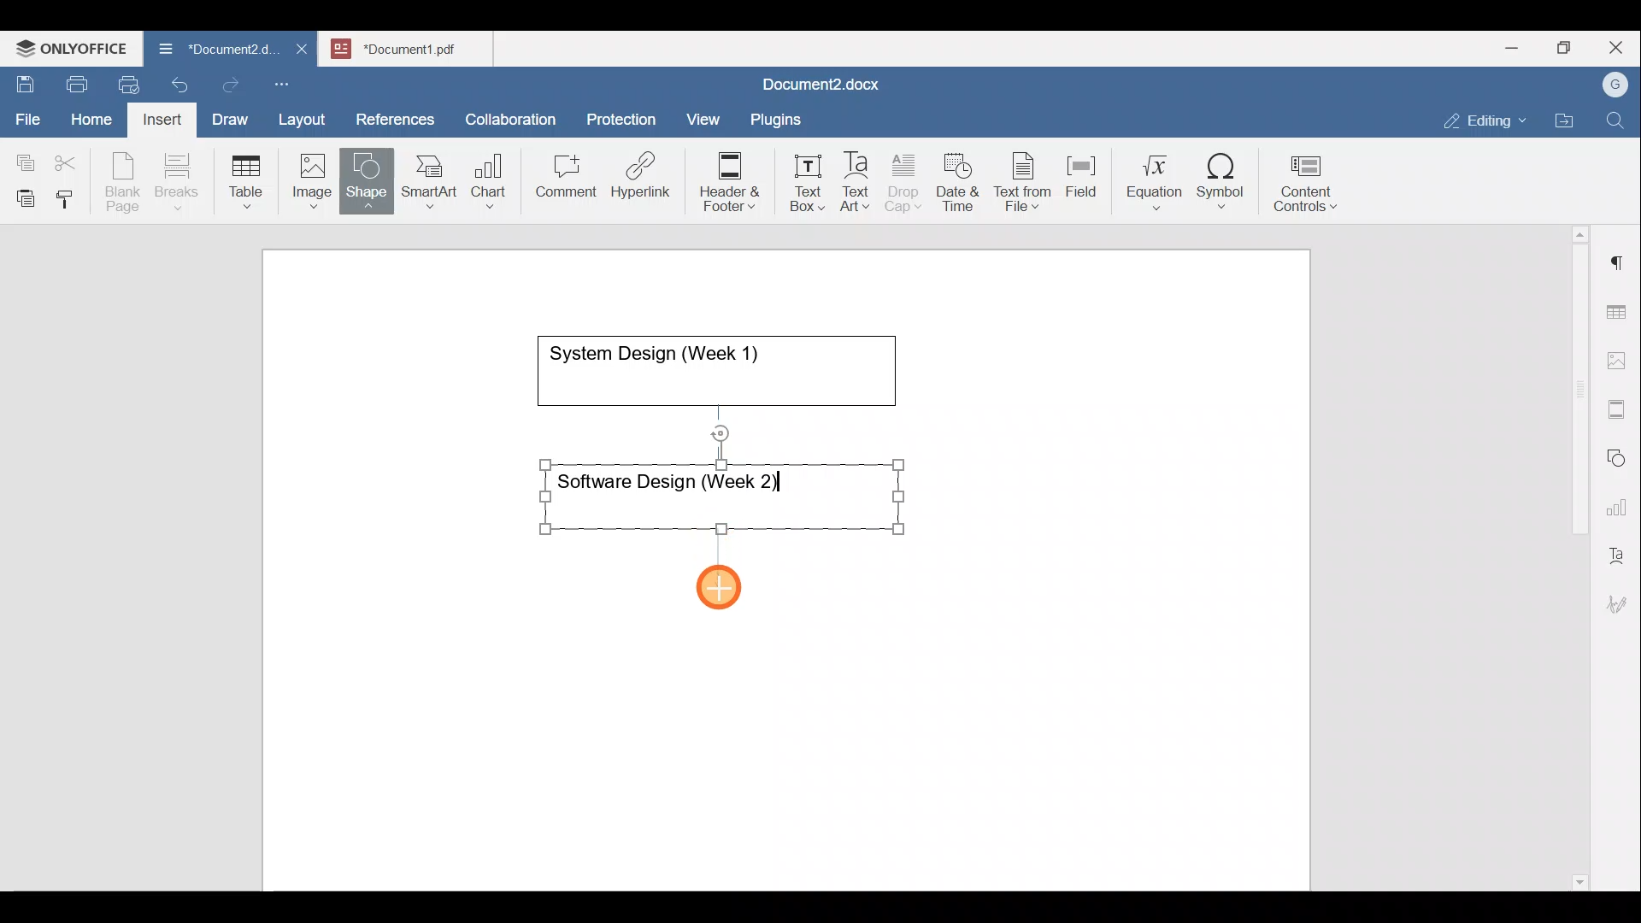 The height and width of the screenshot is (923, 1641). What do you see at coordinates (125, 182) in the screenshot?
I see `Blank page` at bounding box center [125, 182].